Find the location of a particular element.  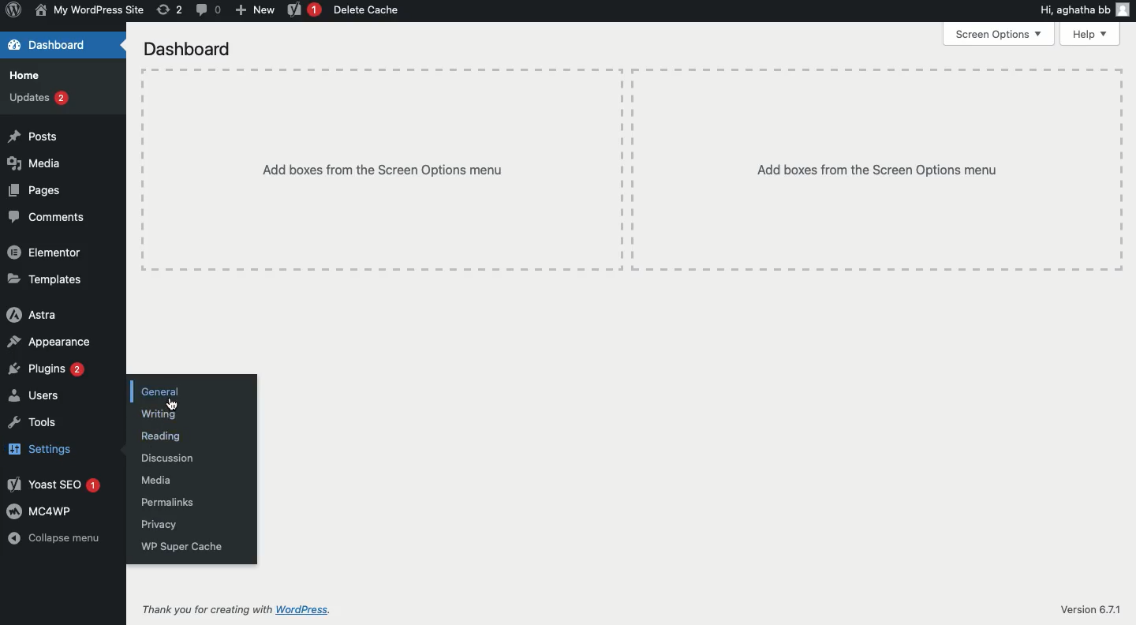

MC4WP is located at coordinates (39, 512).